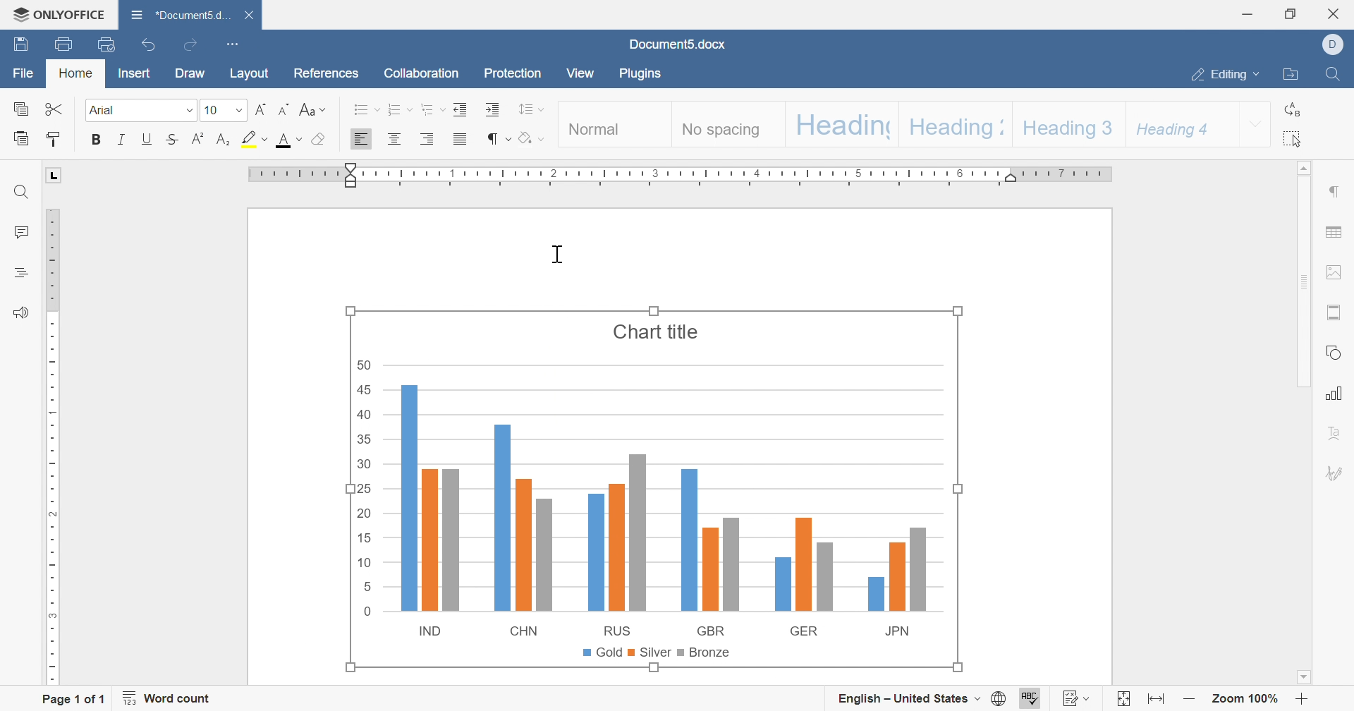 This screenshot has width=1354, height=711. What do you see at coordinates (1190, 699) in the screenshot?
I see `zoom out` at bounding box center [1190, 699].